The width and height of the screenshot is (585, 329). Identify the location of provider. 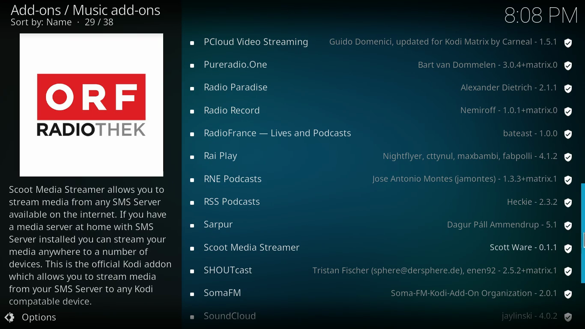
(454, 41).